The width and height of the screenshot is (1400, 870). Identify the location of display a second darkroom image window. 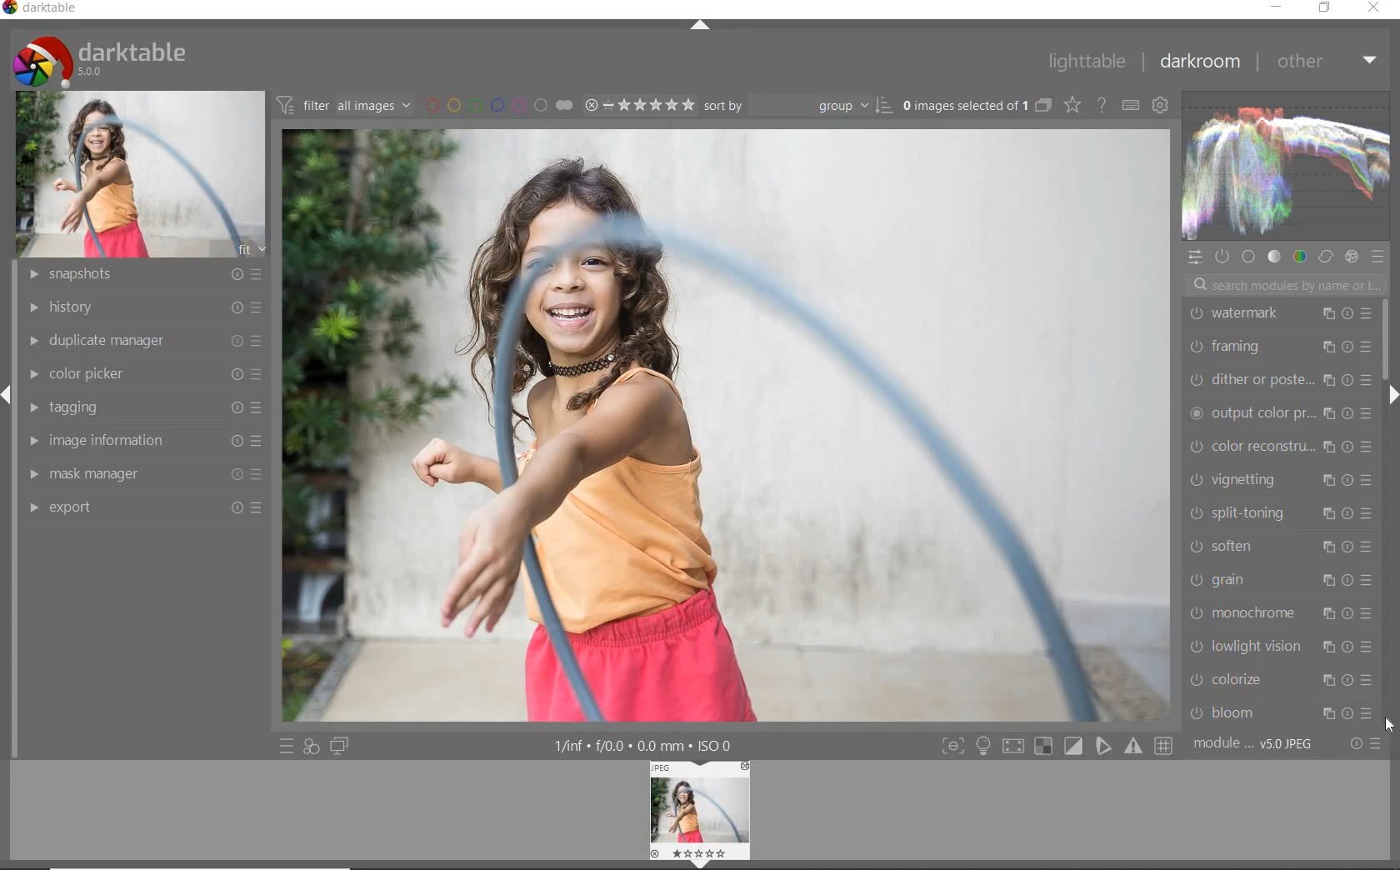
(342, 746).